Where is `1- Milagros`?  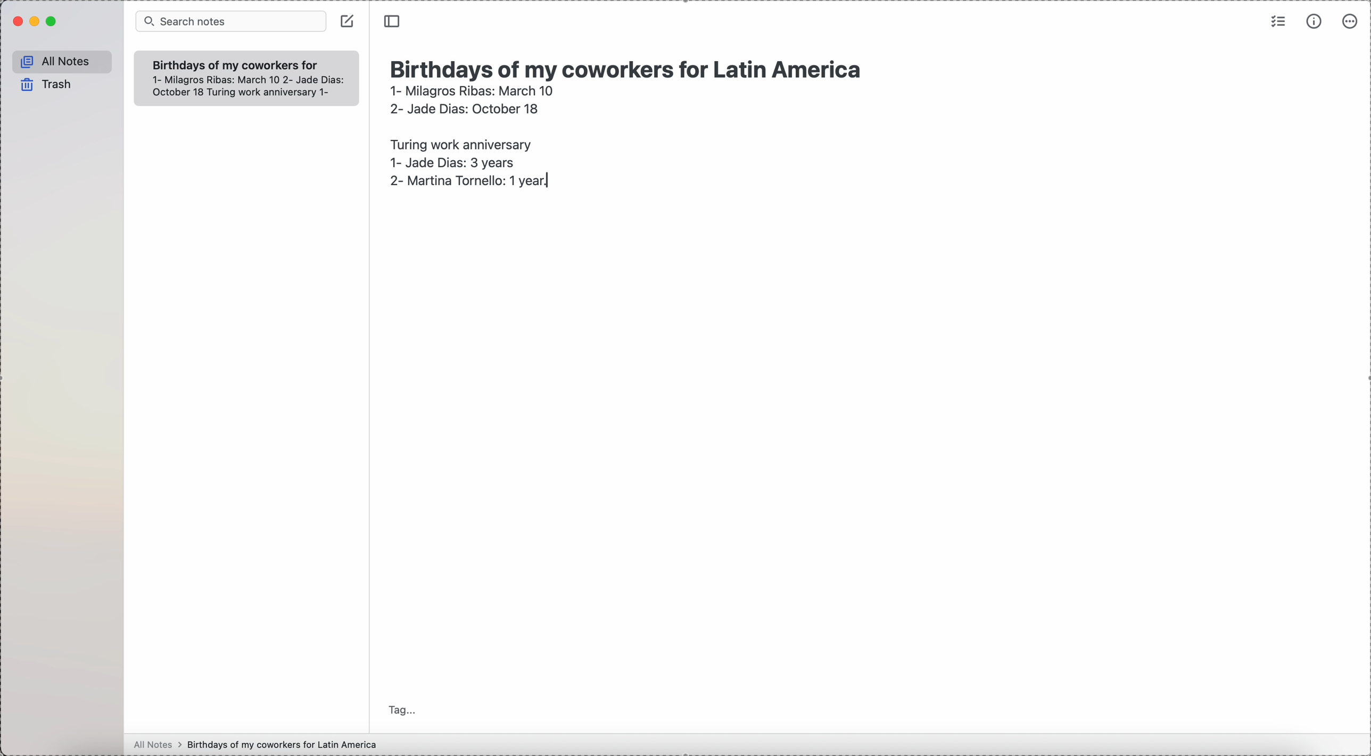 1- Milagros is located at coordinates (472, 90).